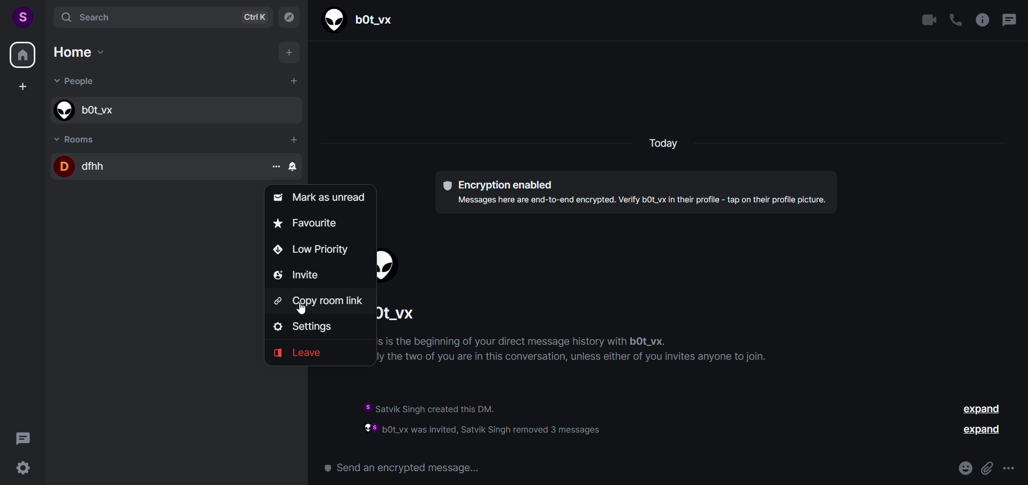 This screenshot has height=485, width=1028. What do you see at coordinates (294, 140) in the screenshot?
I see `add room` at bounding box center [294, 140].